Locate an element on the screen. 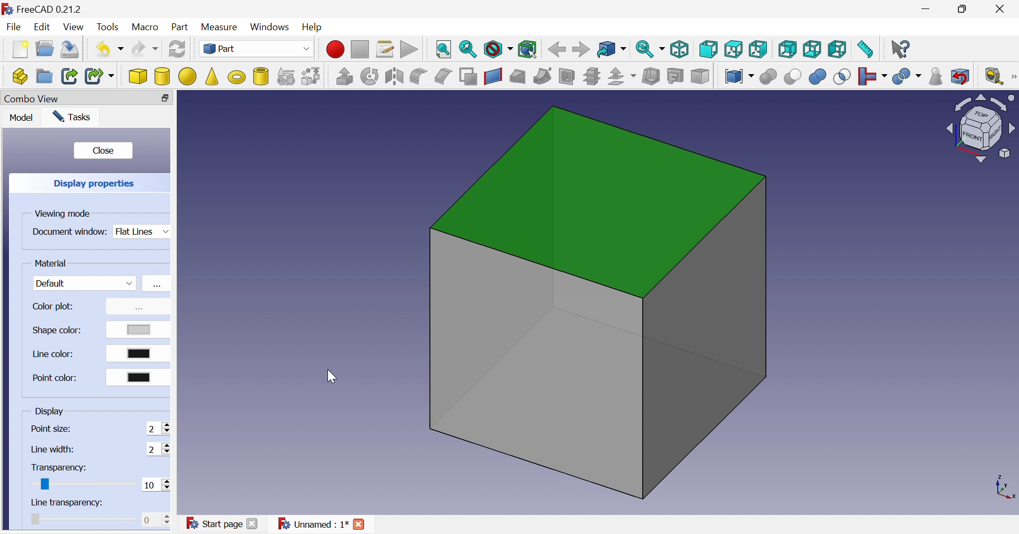 The image size is (1019, 534). Viewing mode is located at coordinates (63, 213).